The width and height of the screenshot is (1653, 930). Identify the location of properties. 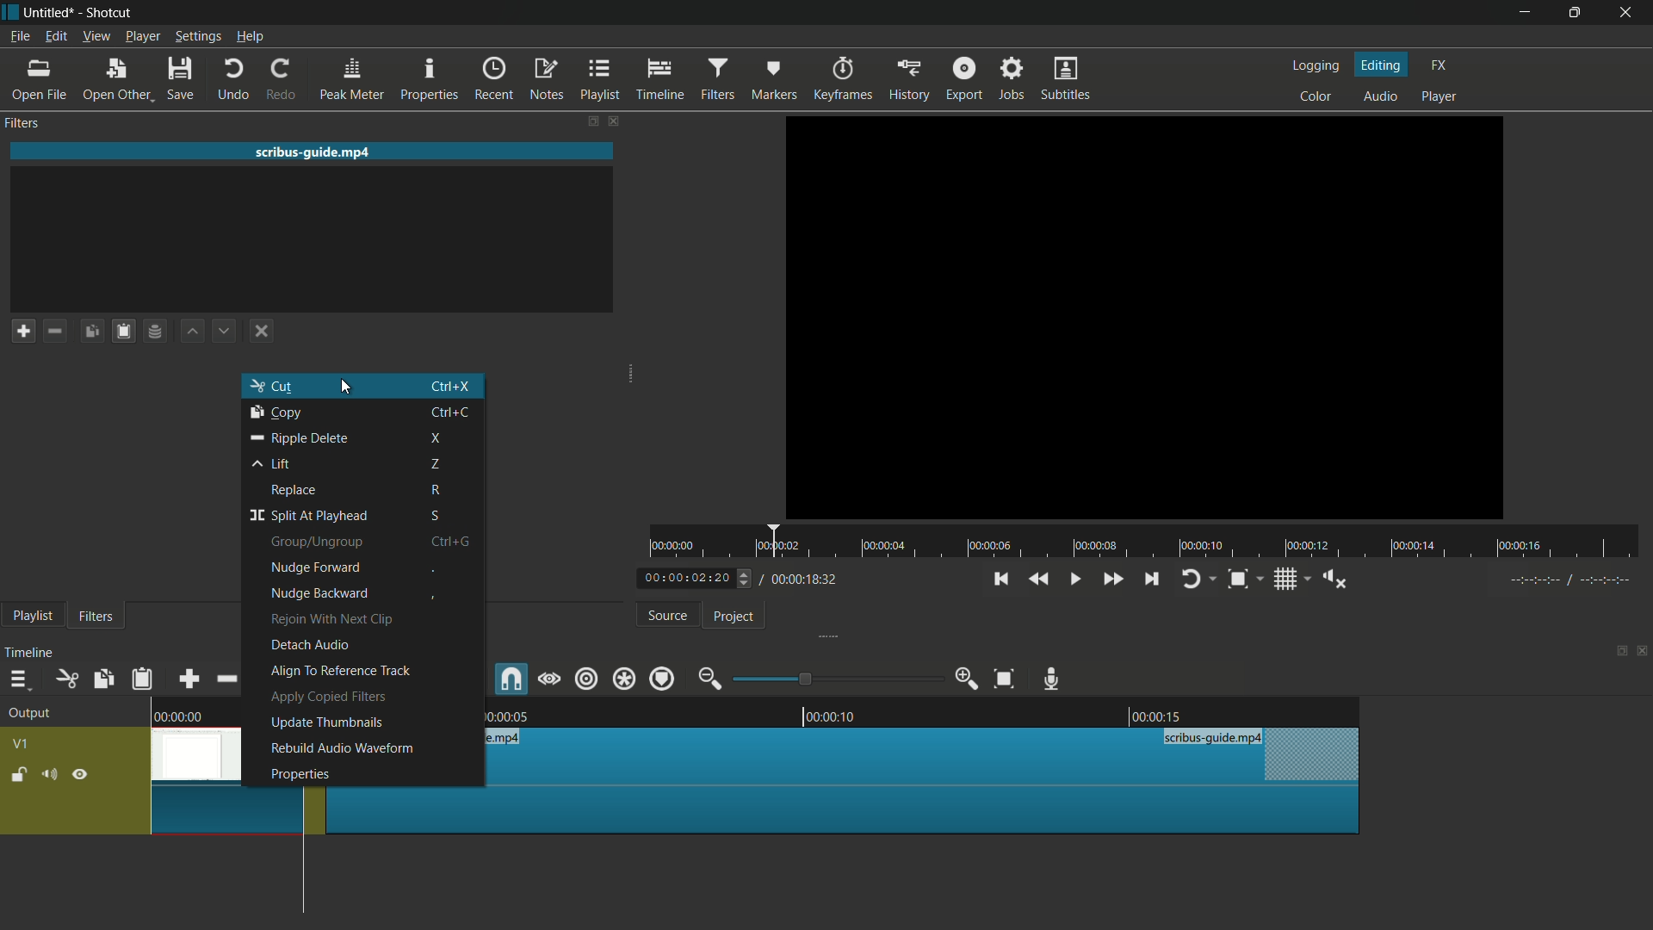
(300, 775).